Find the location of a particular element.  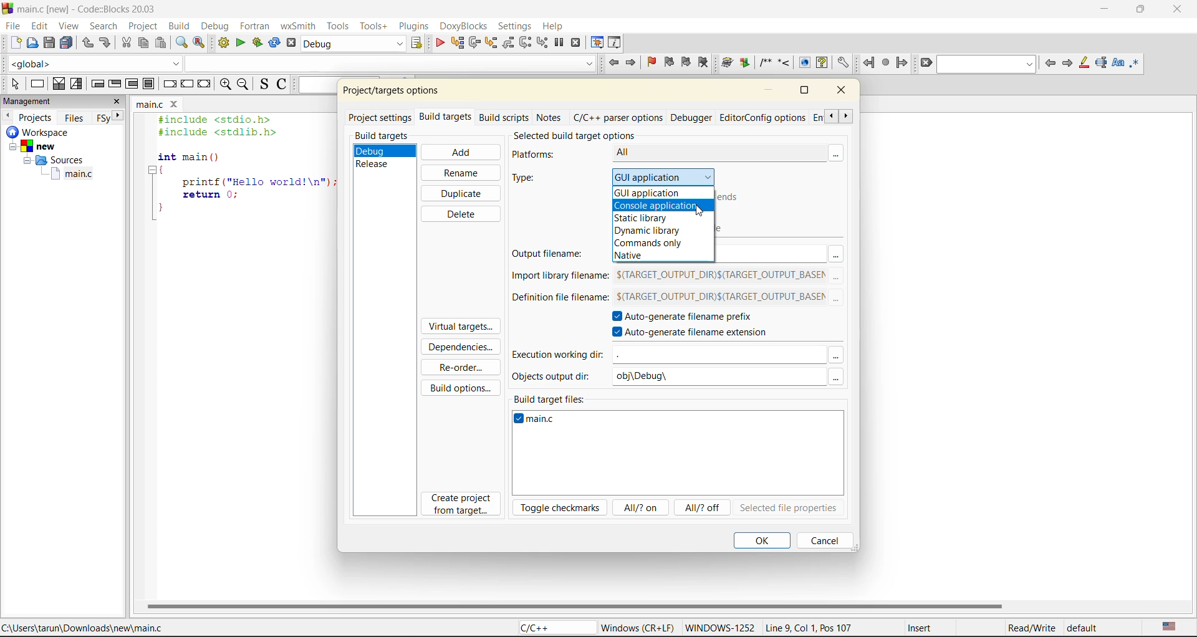

build and run is located at coordinates (256, 44).